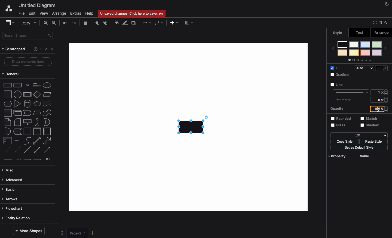 This screenshot has width=392, height=238. Describe the element at coordinates (105, 23) in the screenshot. I see `To back` at that location.